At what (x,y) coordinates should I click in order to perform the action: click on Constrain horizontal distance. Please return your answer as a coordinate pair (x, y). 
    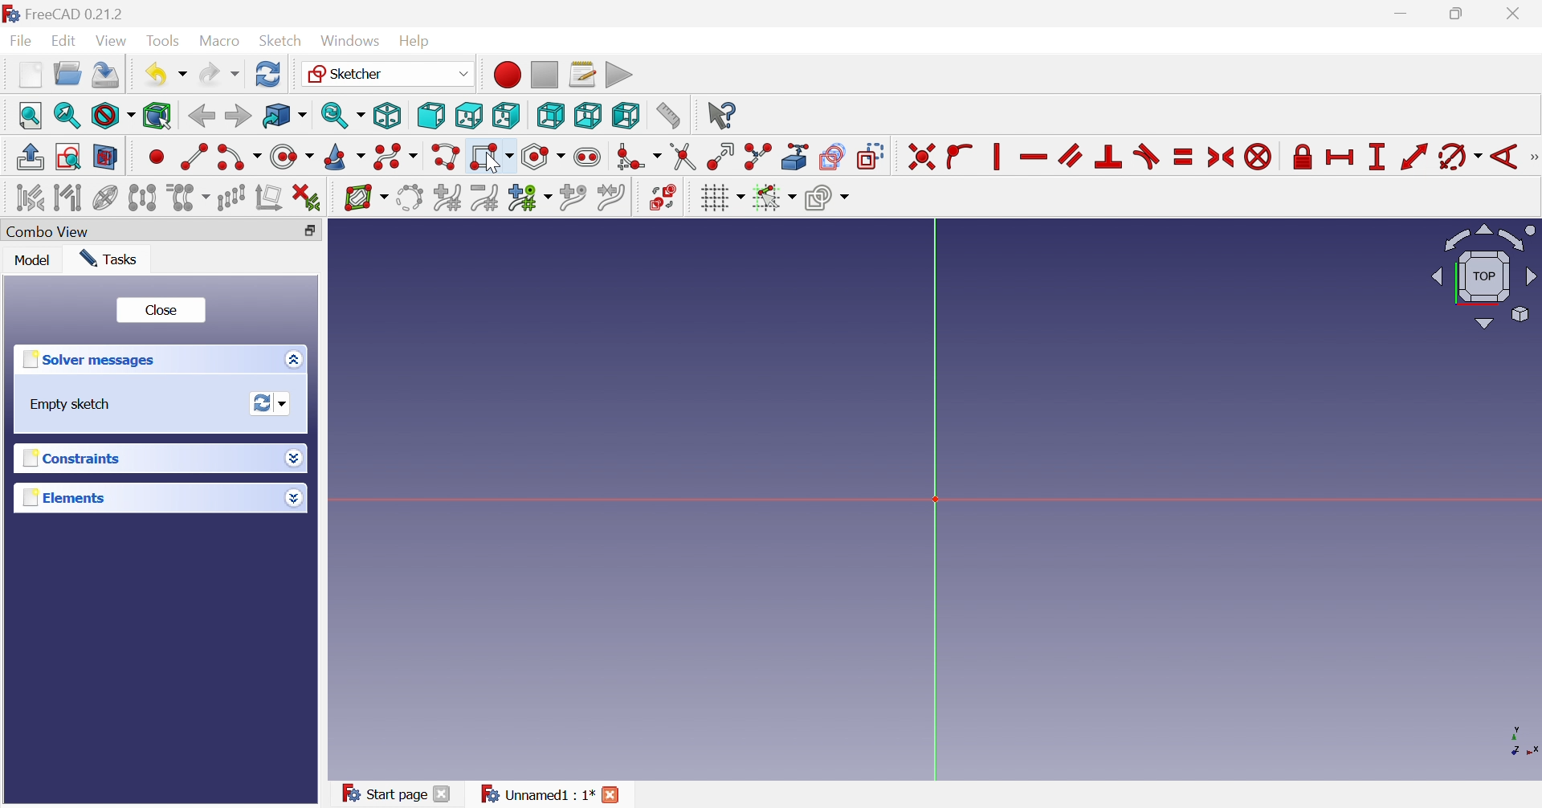
    Looking at the image, I should click on (1340, 157).